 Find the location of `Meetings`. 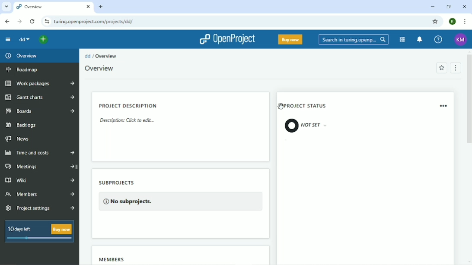

Meetings is located at coordinates (39, 167).